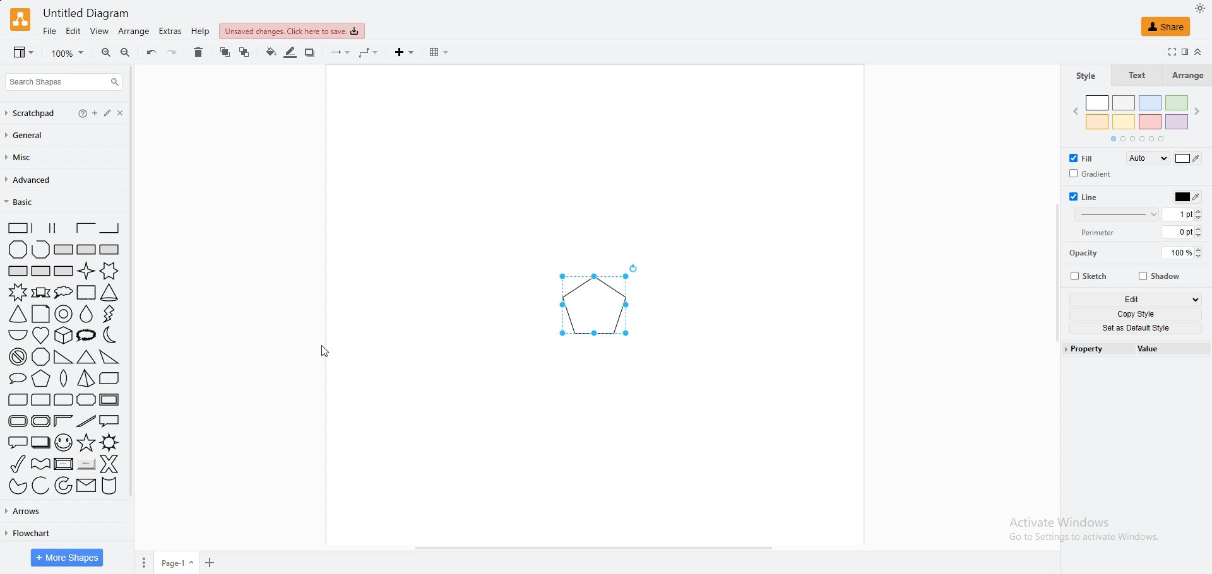 This screenshot has width=1212, height=574. What do you see at coordinates (40, 486) in the screenshot?
I see `arc` at bounding box center [40, 486].